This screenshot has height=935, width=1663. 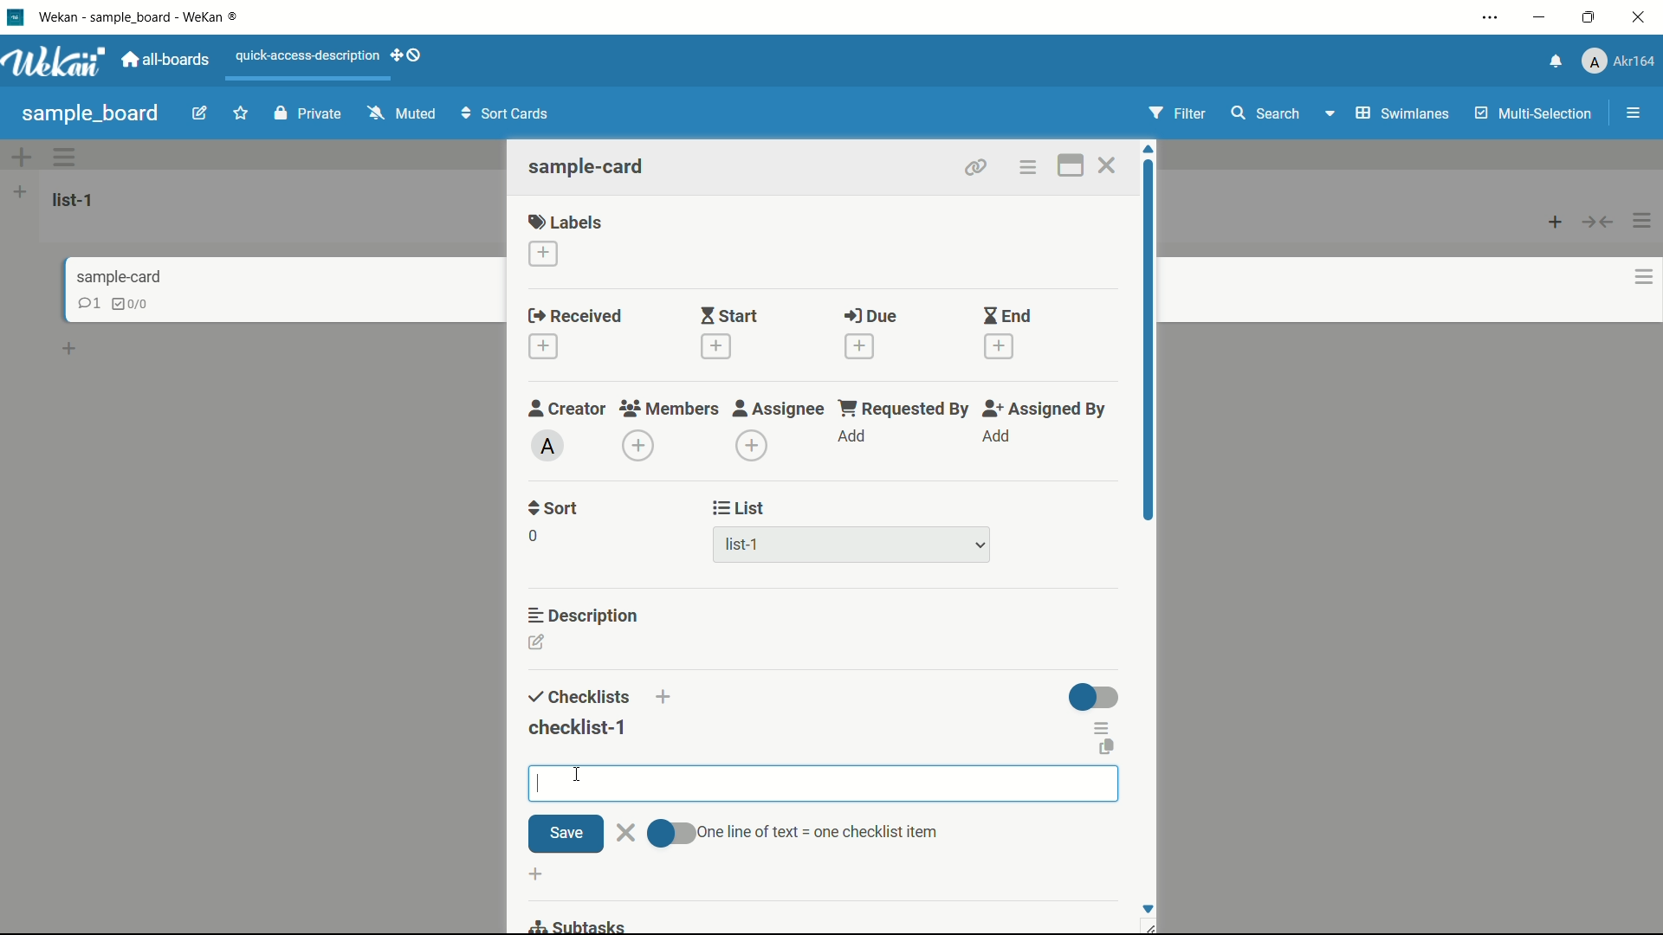 I want to click on add options, so click(x=18, y=156).